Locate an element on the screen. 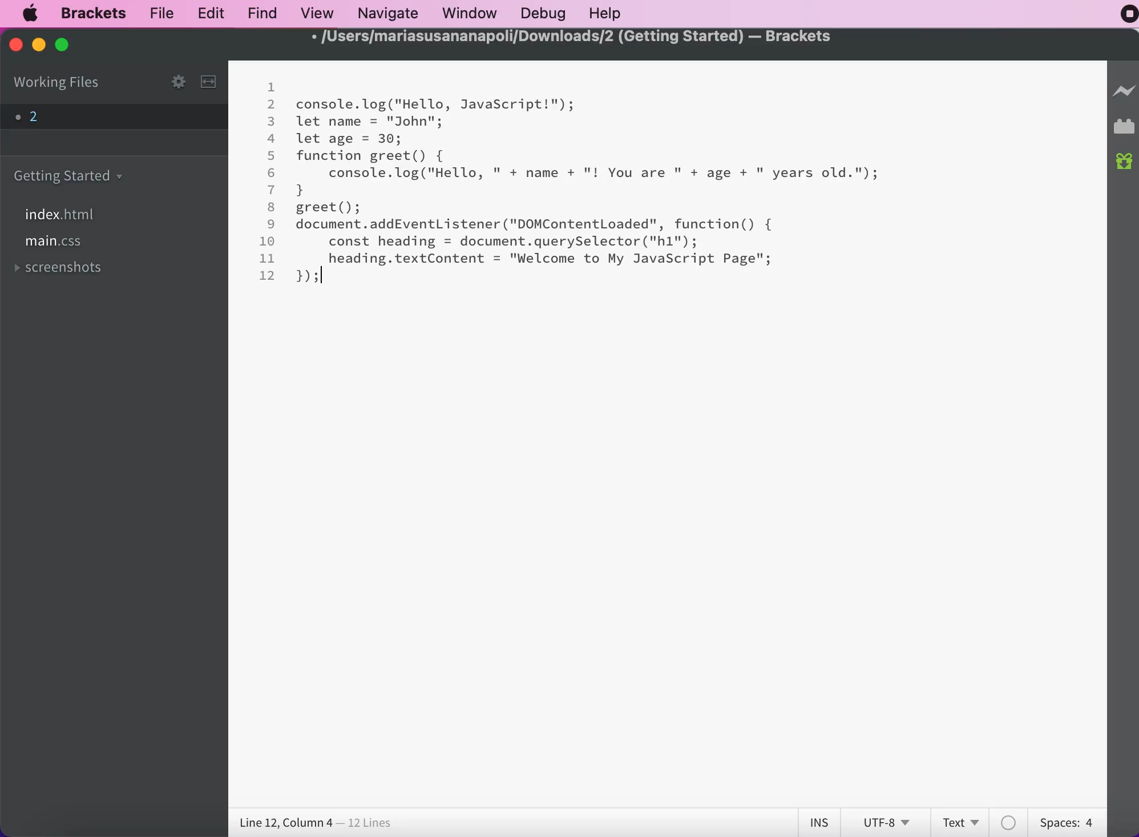  5 is located at coordinates (272, 155).